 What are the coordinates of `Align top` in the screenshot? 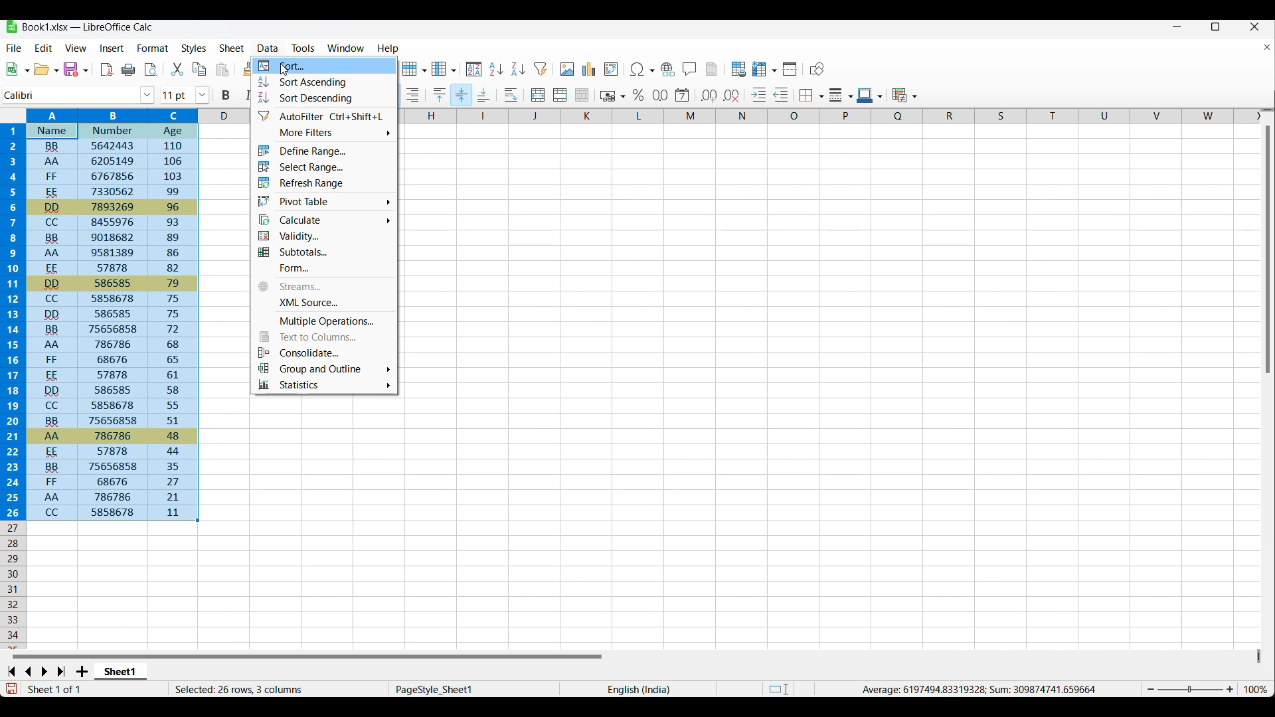 It's located at (440, 96).